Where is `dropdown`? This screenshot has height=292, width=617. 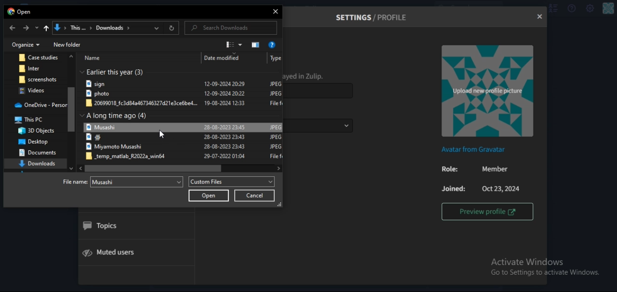 dropdown is located at coordinates (158, 28).